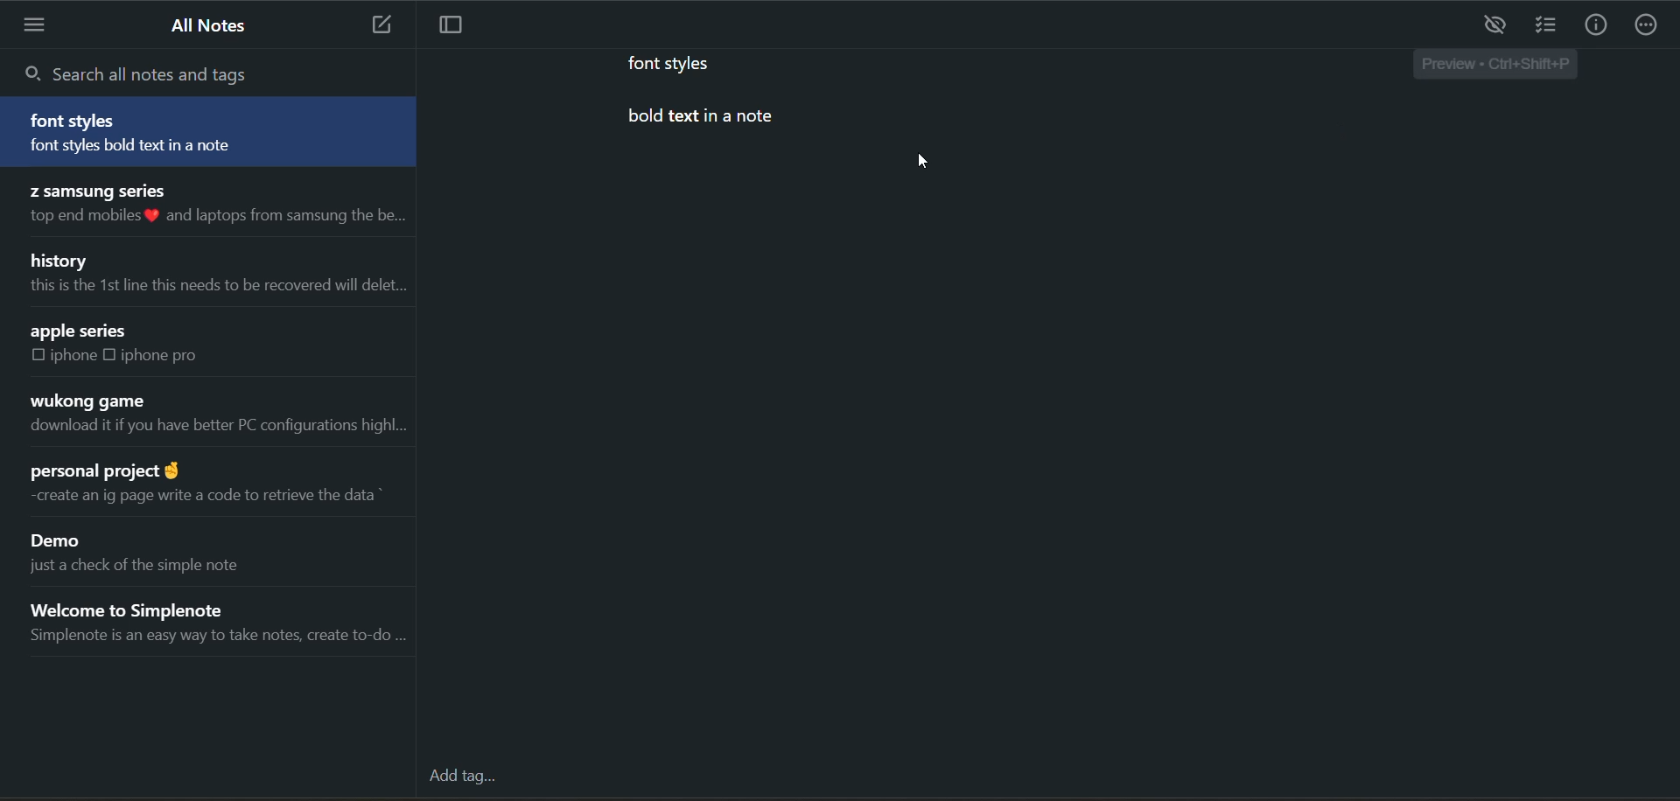  Describe the element at coordinates (921, 162) in the screenshot. I see `cursor` at that location.